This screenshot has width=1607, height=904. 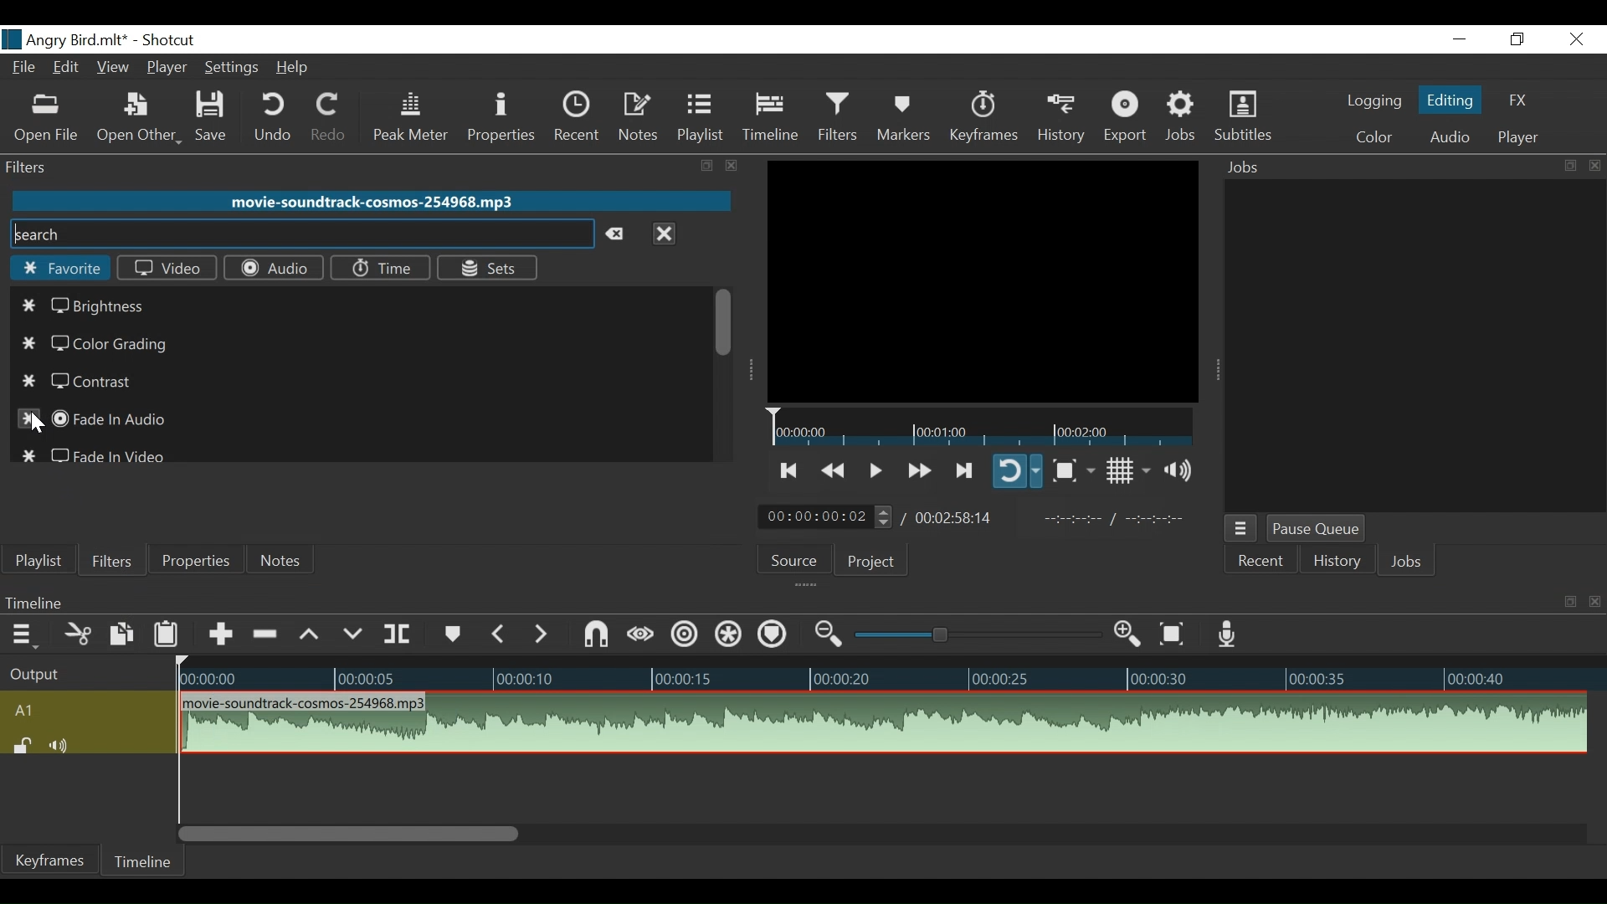 I want to click on Time, so click(x=382, y=268).